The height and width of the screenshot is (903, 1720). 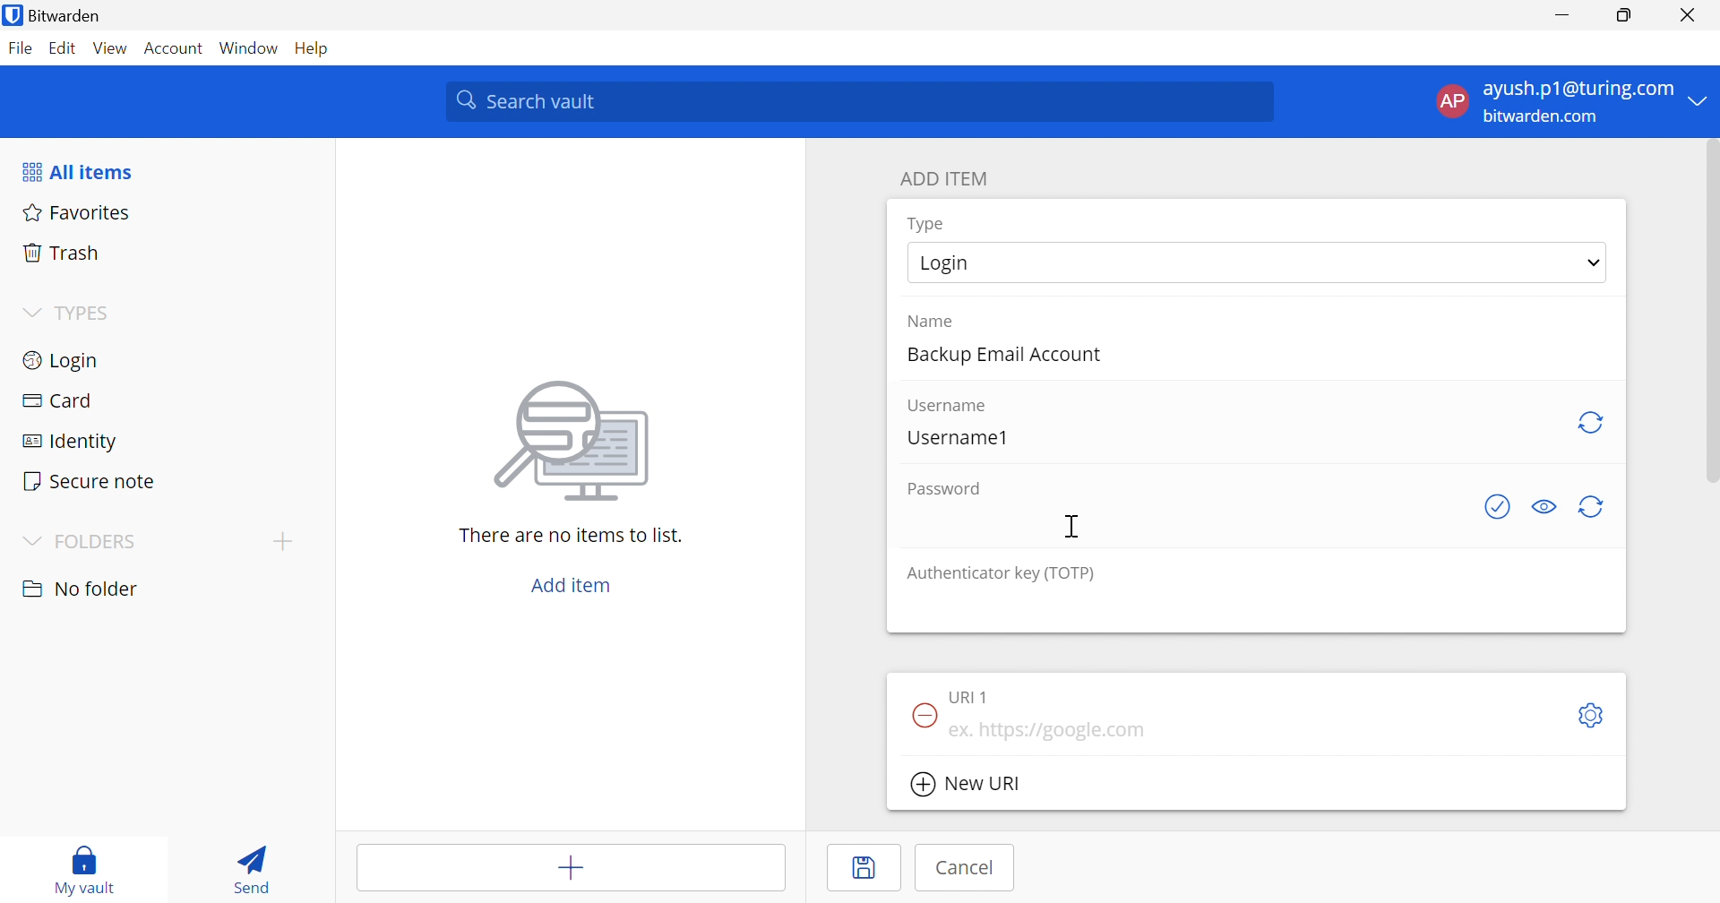 I want to click on Identity, so click(x=64, y=443).